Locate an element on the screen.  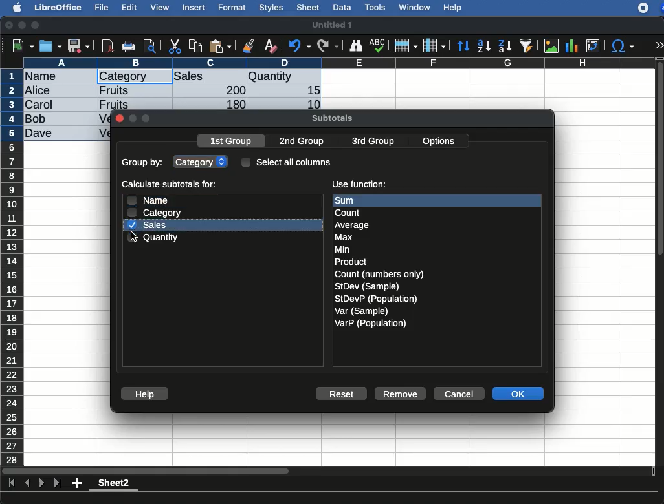
Average is located at coordinates (353, 225).